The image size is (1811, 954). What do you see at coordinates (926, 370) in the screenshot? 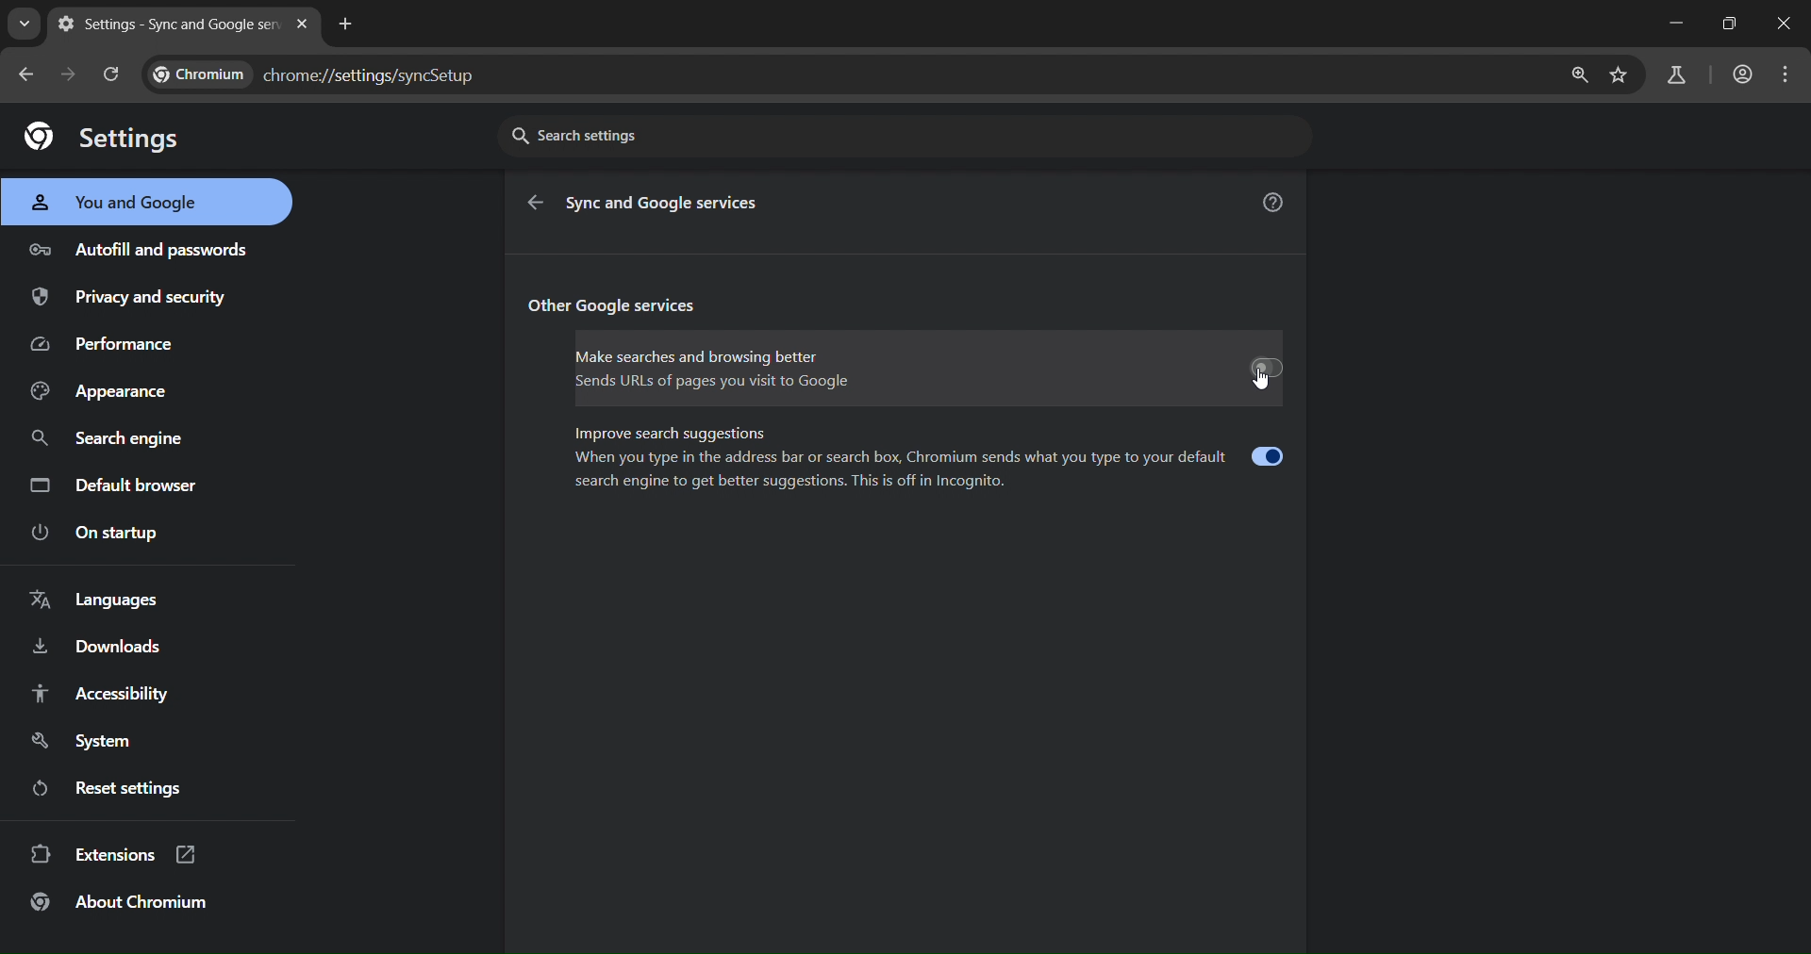
I see `Make searches and browsing better
Sends URLS of pages you visit to Google` at bounding box center [926, 370].